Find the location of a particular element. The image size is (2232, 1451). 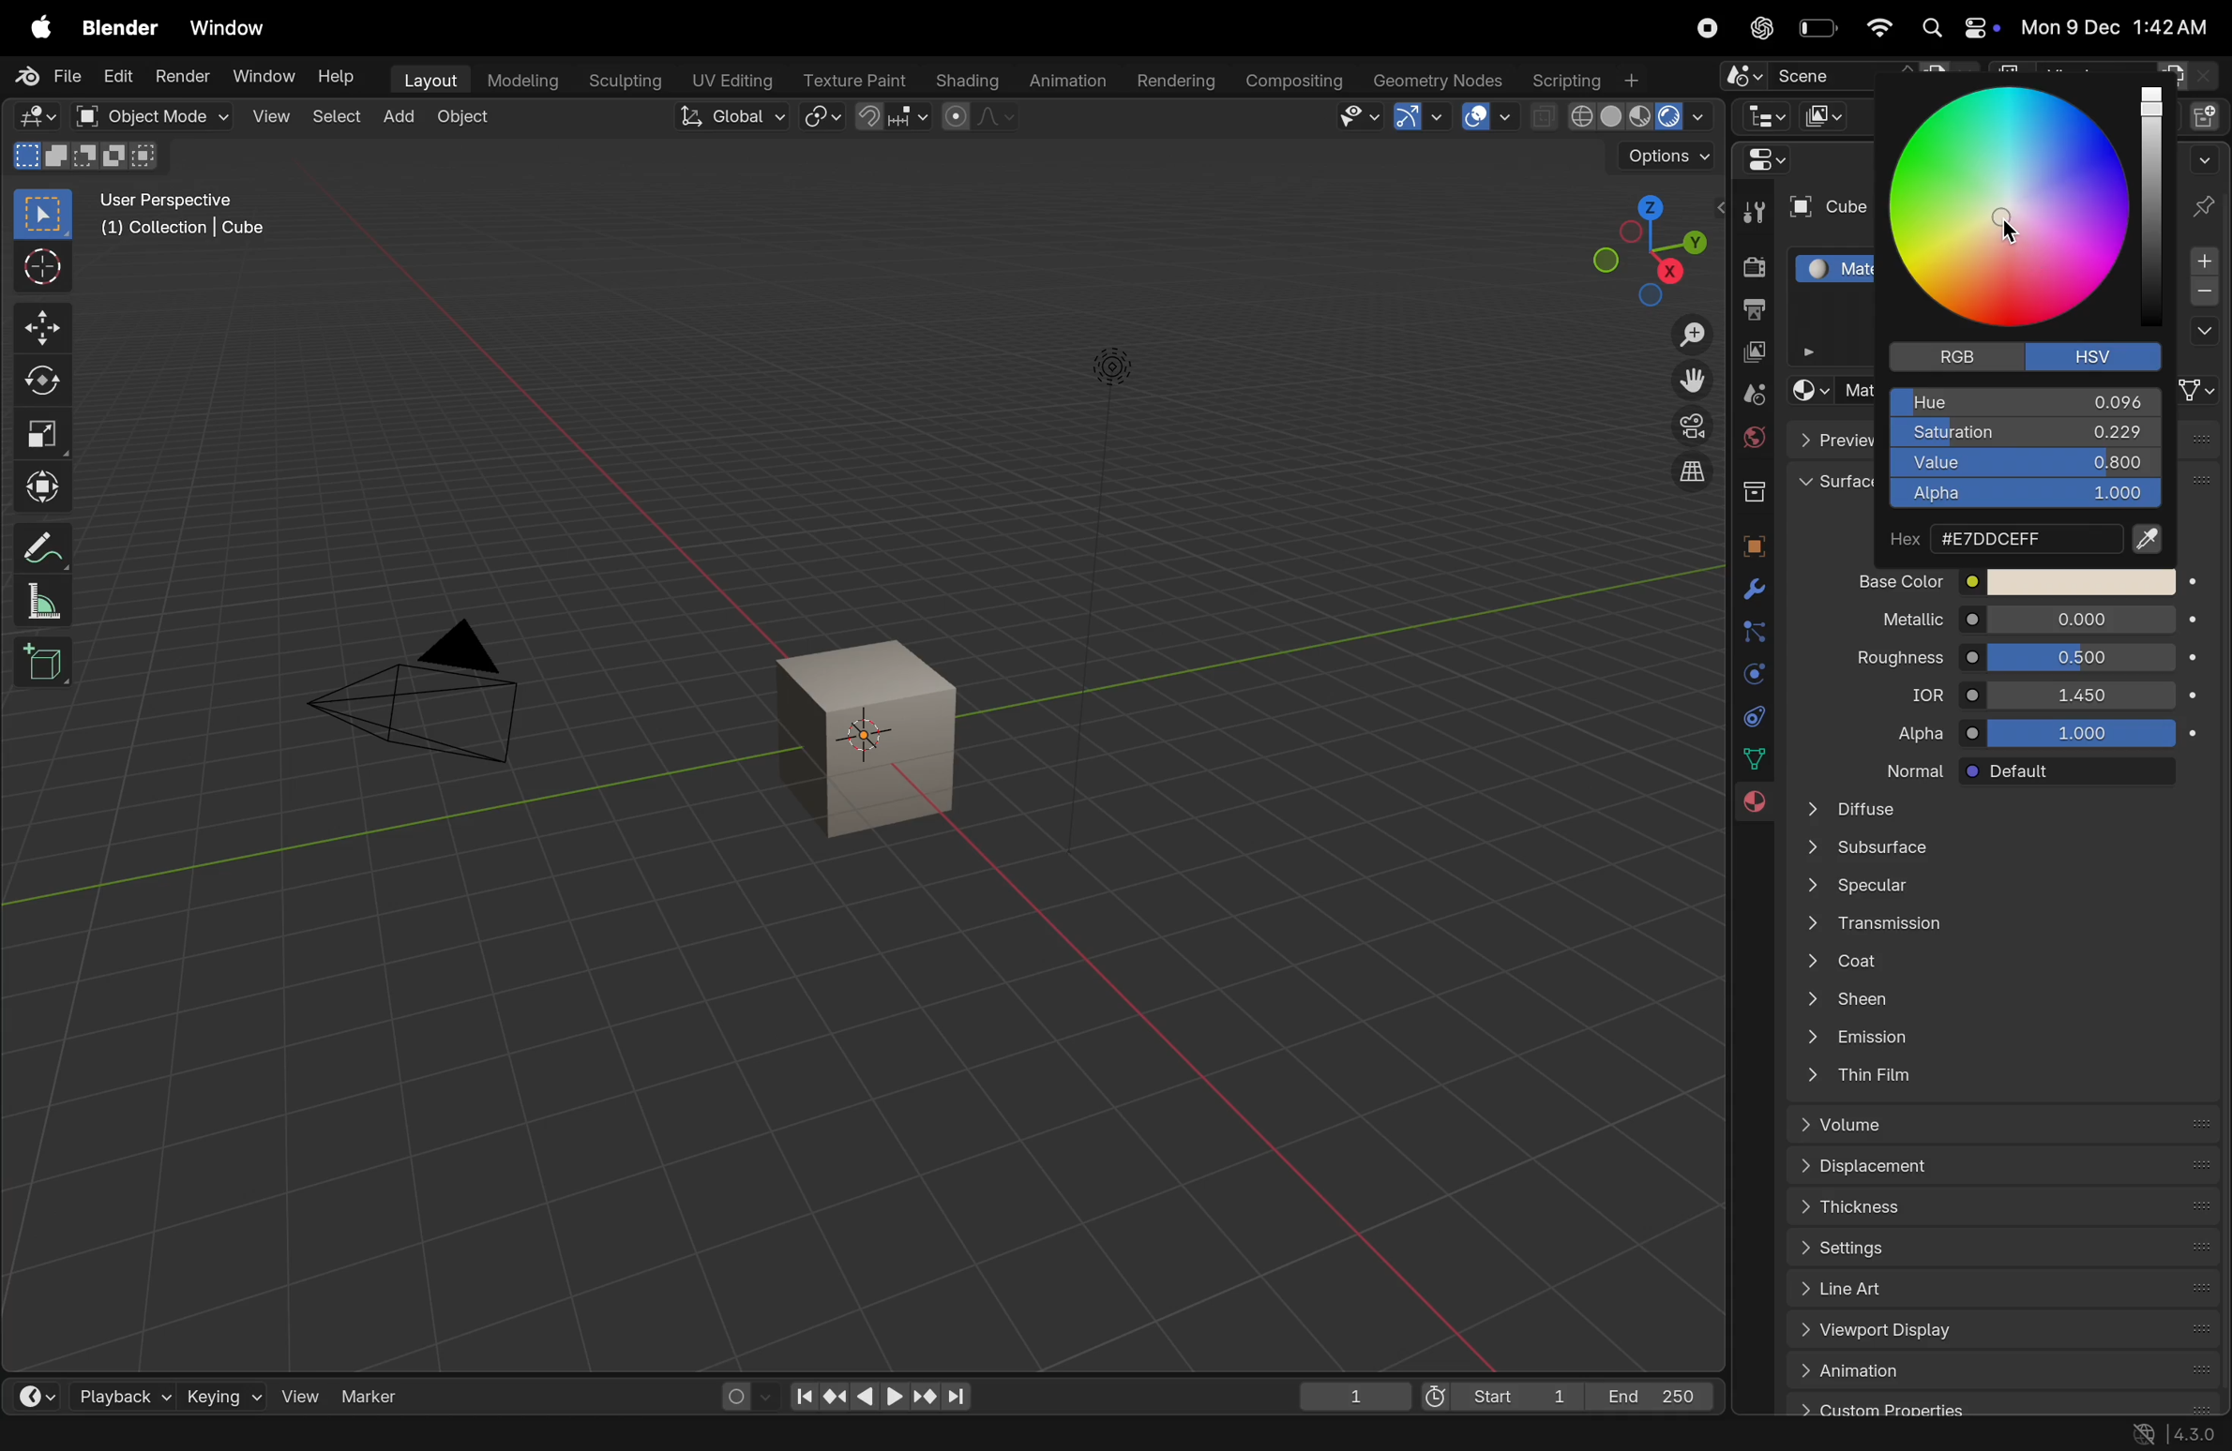

line art is located at coordinates (1994, 1288).